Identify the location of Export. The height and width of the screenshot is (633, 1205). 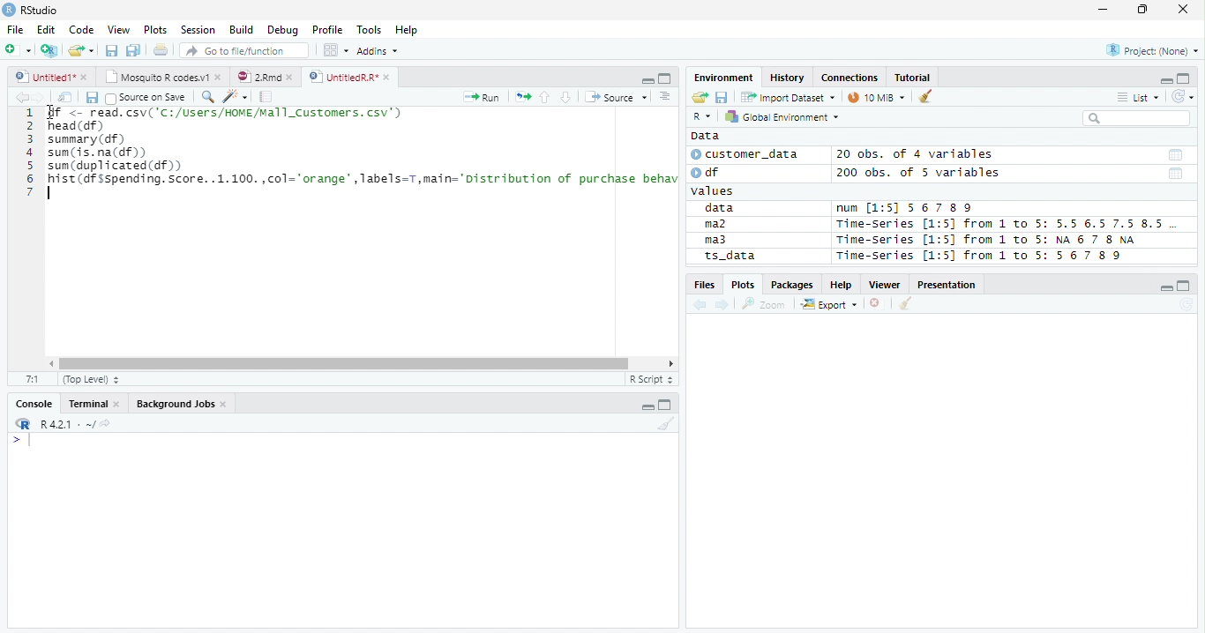
(829, 305).